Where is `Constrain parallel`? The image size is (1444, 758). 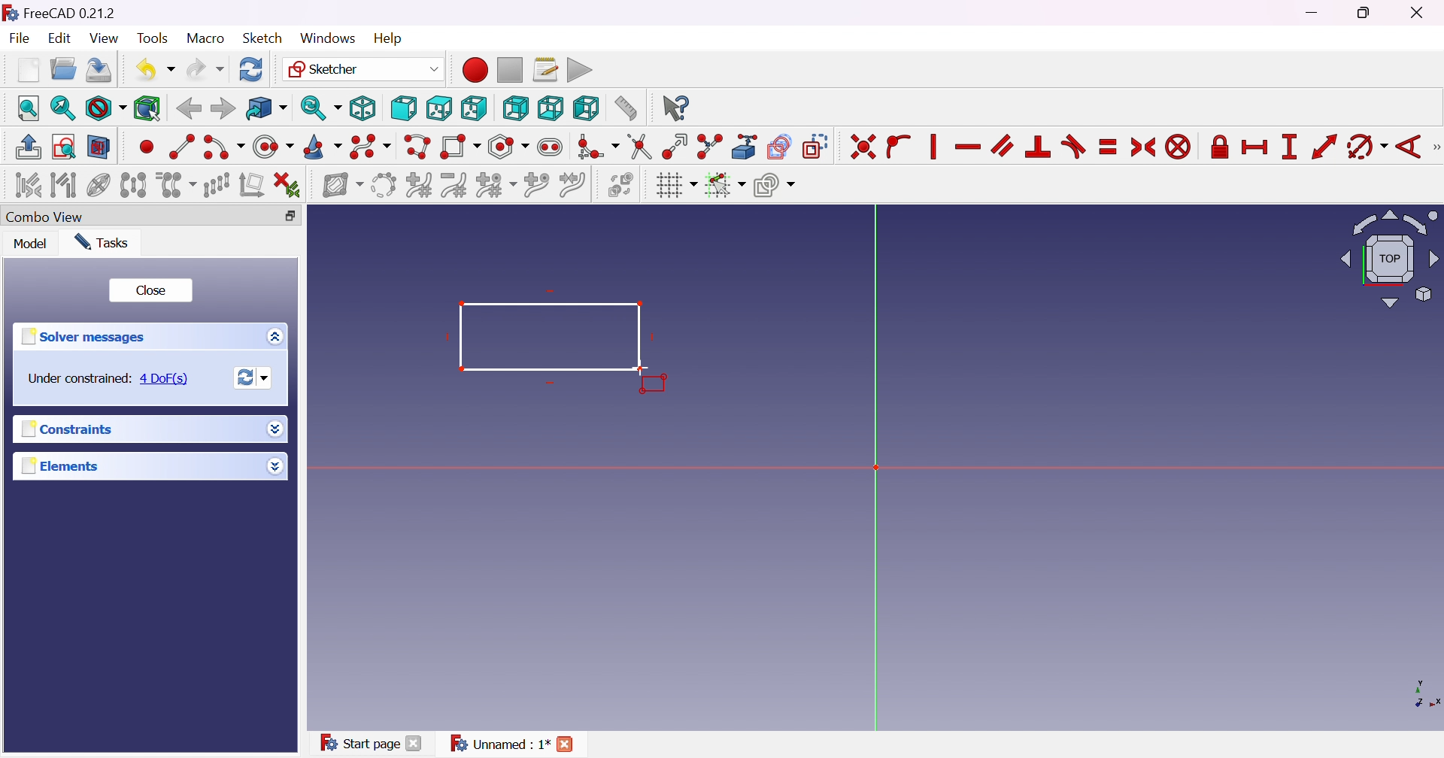 Constrain parallel is located at coordinates (1003, 146).